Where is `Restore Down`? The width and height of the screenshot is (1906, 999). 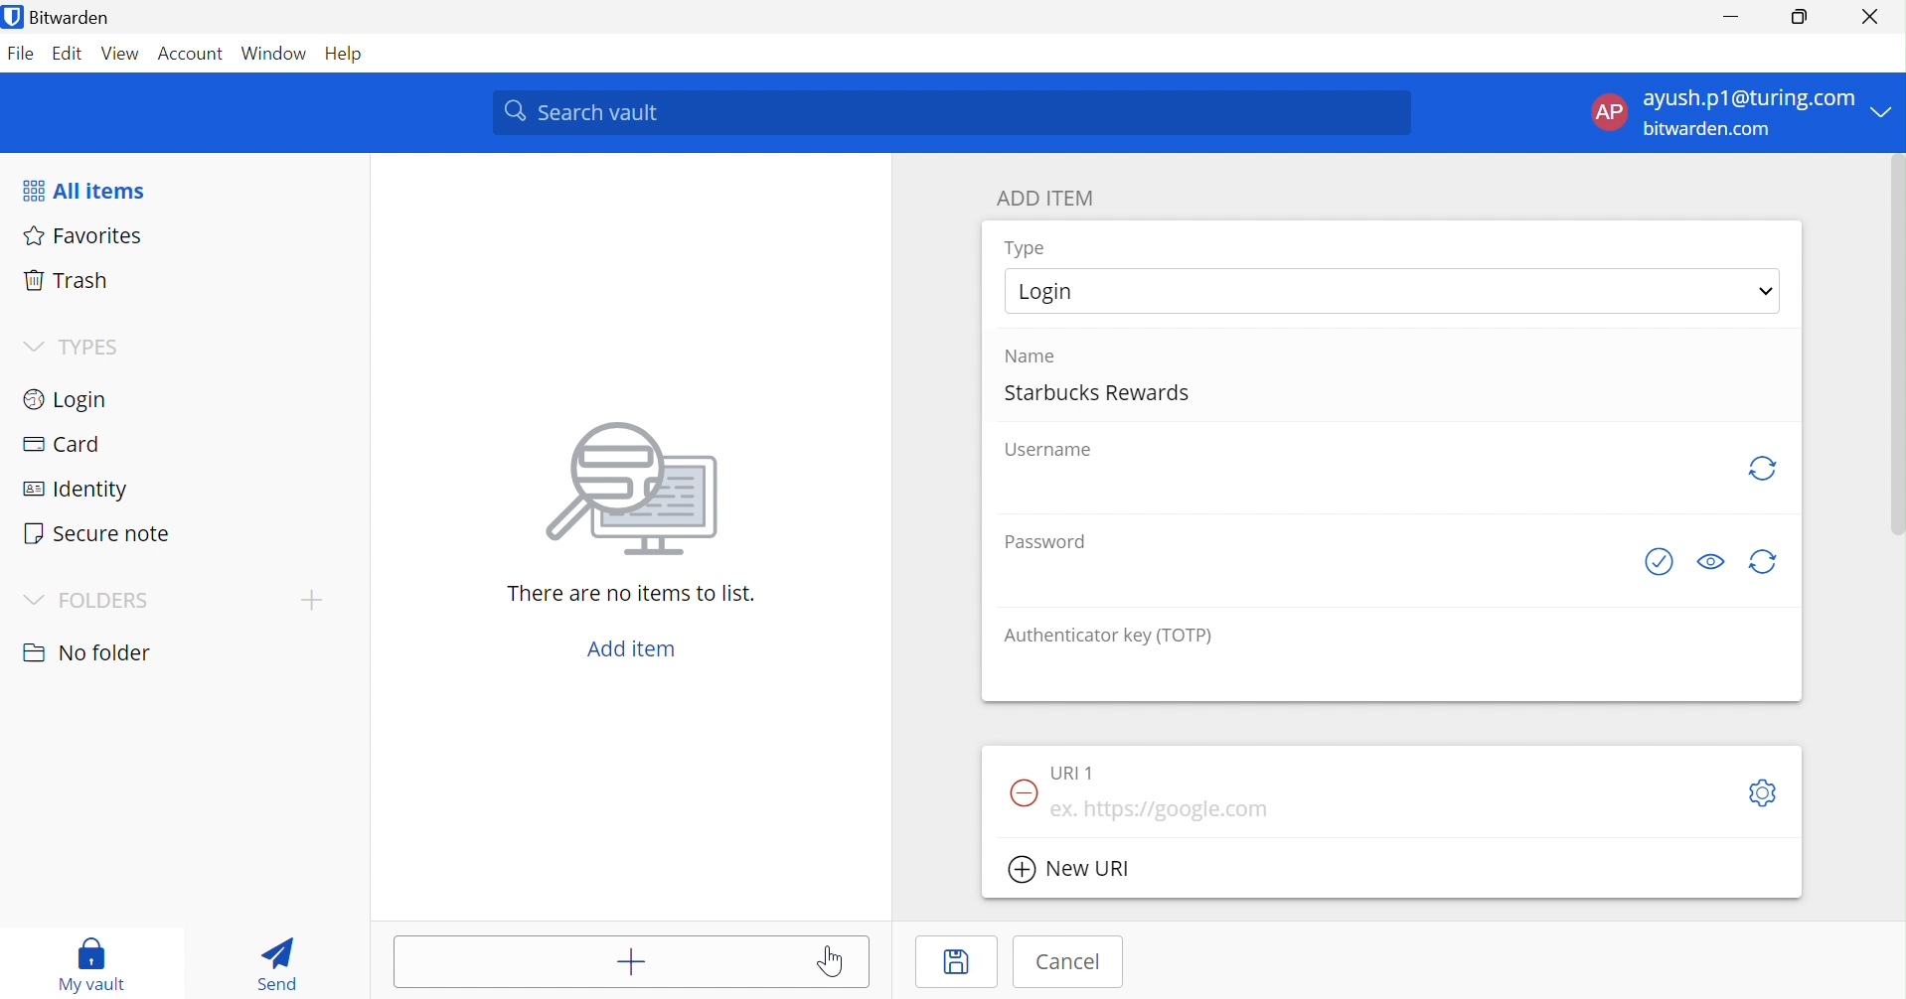 Restore Down is located at coordinates (1801, 14).